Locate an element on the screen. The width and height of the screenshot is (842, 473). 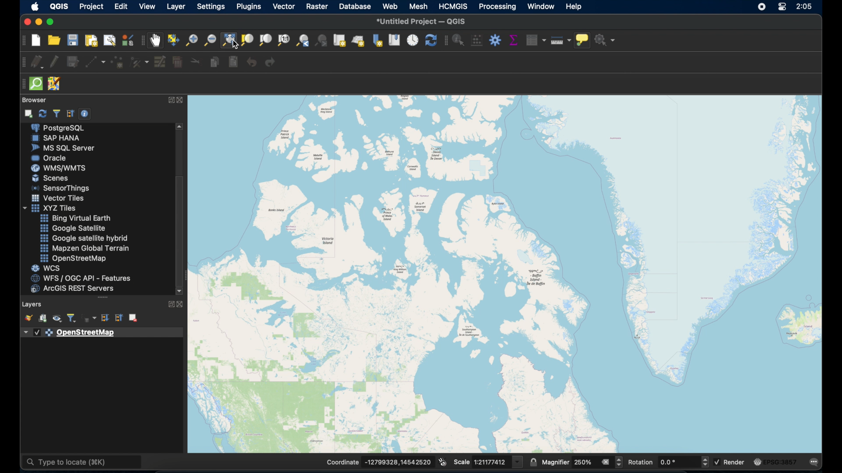
zoom to selection is located at coordinates (265, 39).